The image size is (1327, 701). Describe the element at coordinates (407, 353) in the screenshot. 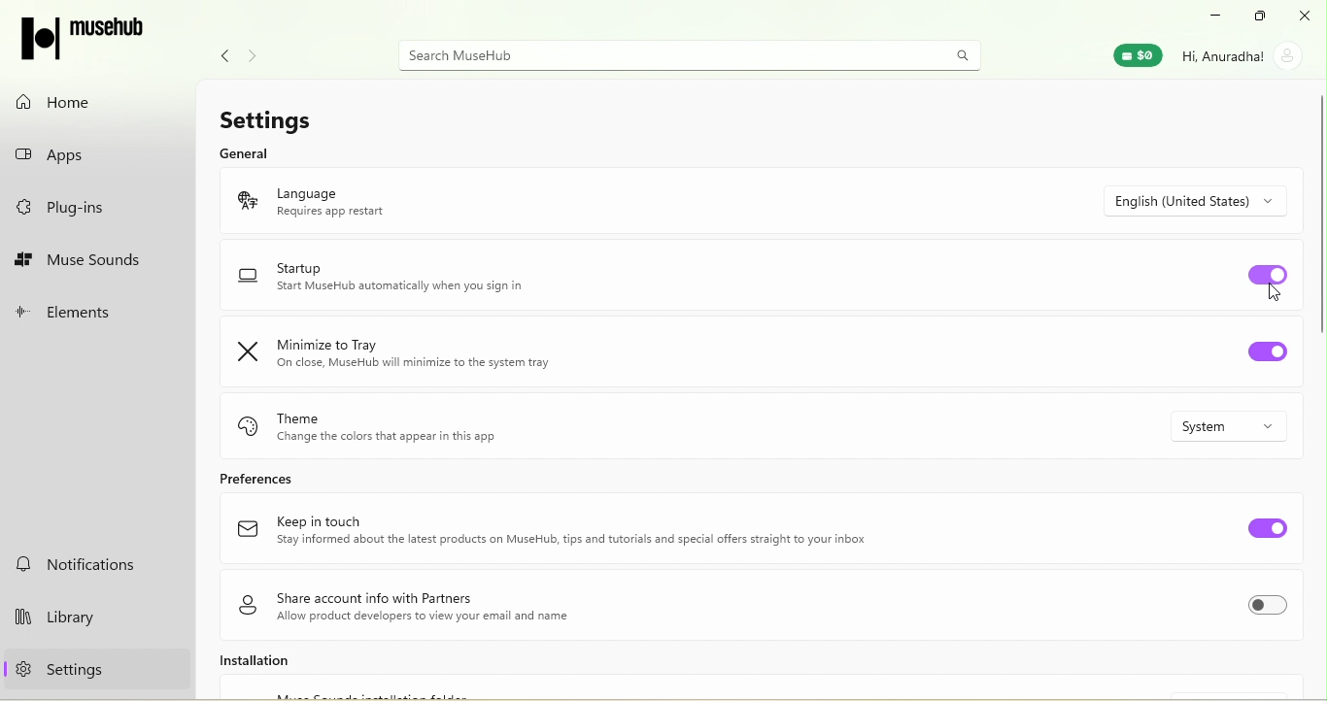

I see `Minimize to tray` at that location.